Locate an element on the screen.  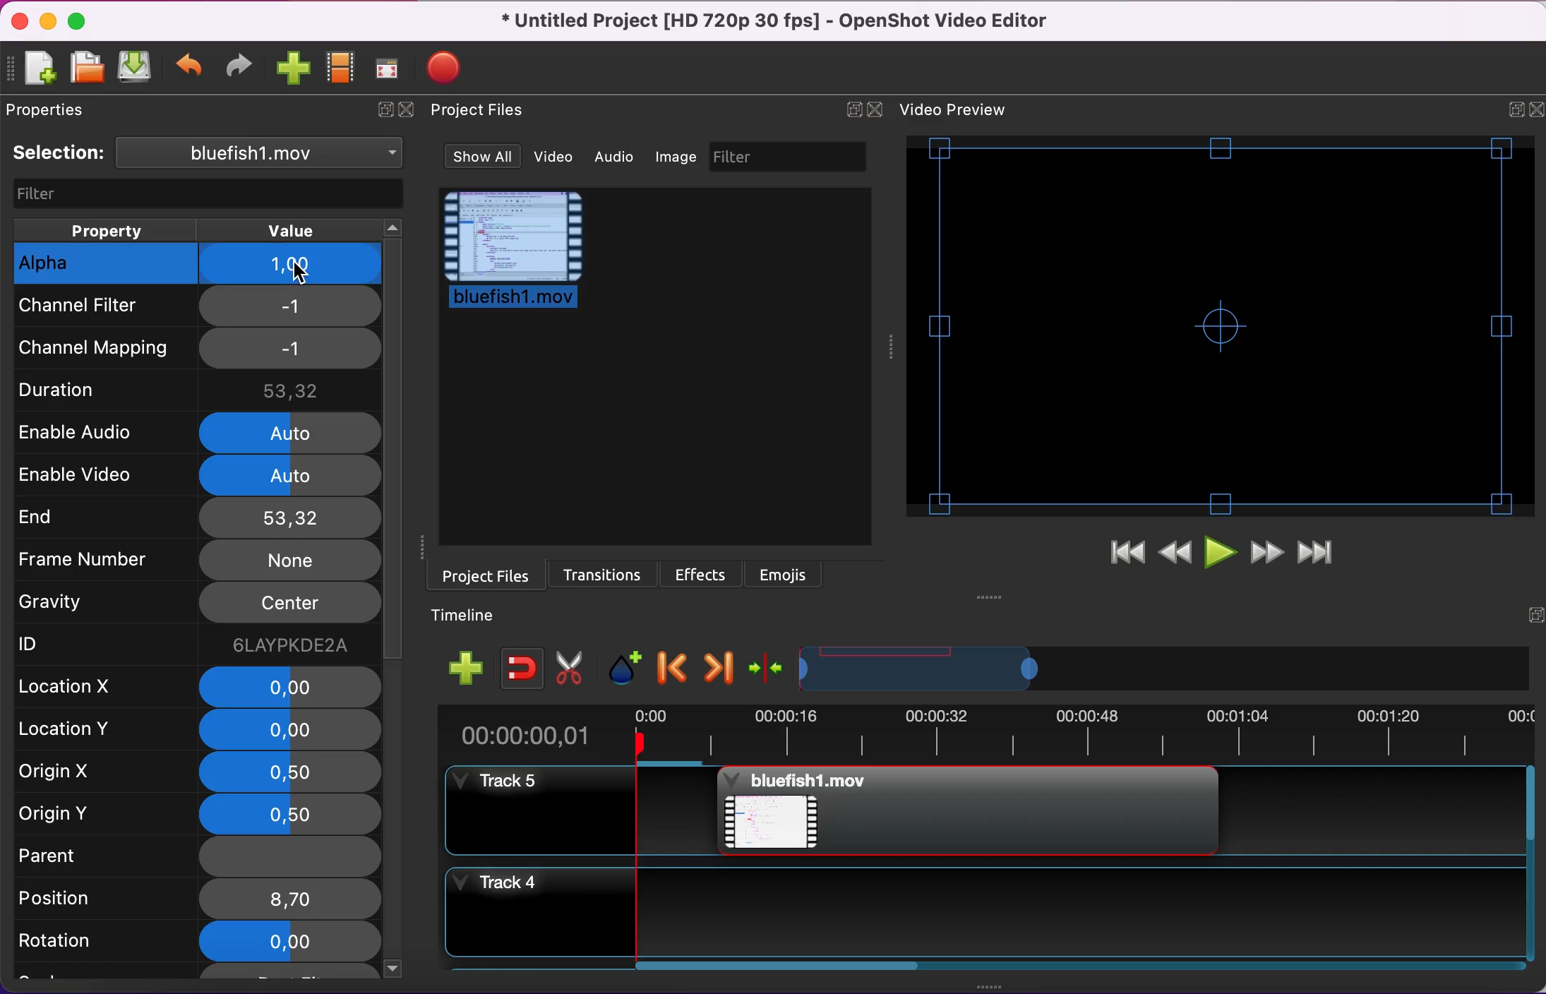
full screen is located at coordinates (390, 64).